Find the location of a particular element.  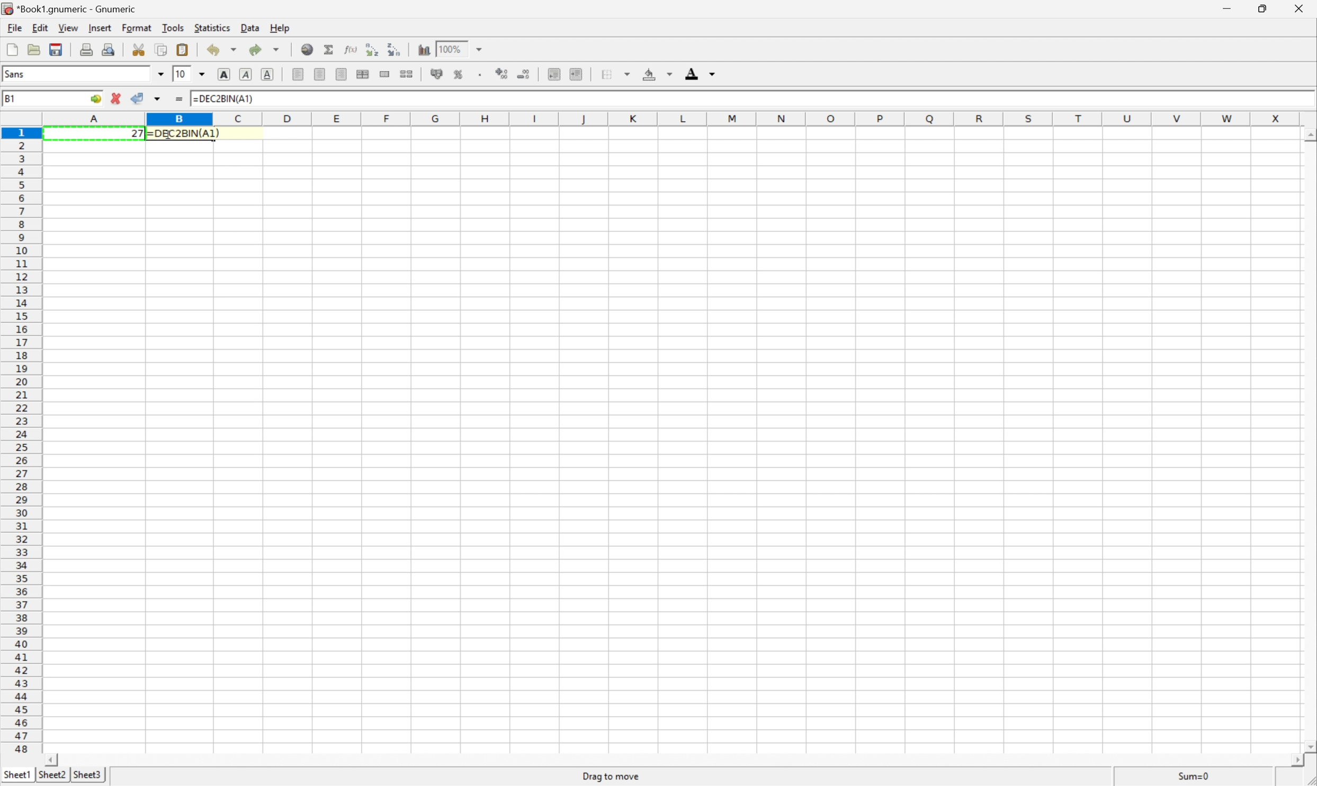

Sum in current cell is located at coordinates (331, 50).